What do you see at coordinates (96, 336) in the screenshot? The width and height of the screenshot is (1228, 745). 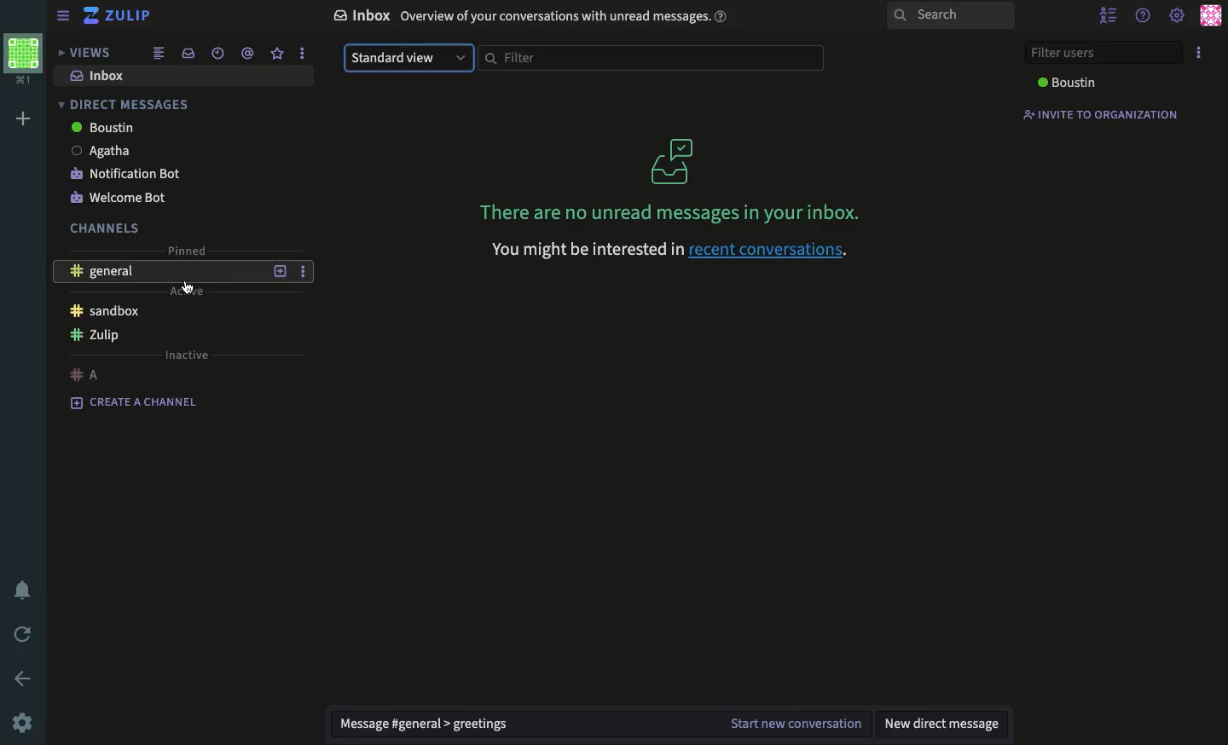 I see `Zulip` at bounding box center [96, 336].